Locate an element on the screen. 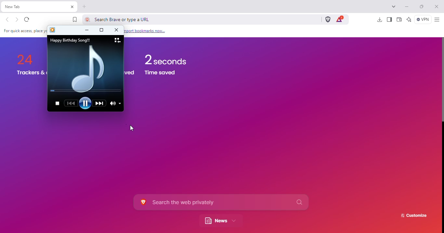 Image resolution: width=444 pixels, height=233 pixels. press and hold to fast-forward is located at coordinates (100, 104).